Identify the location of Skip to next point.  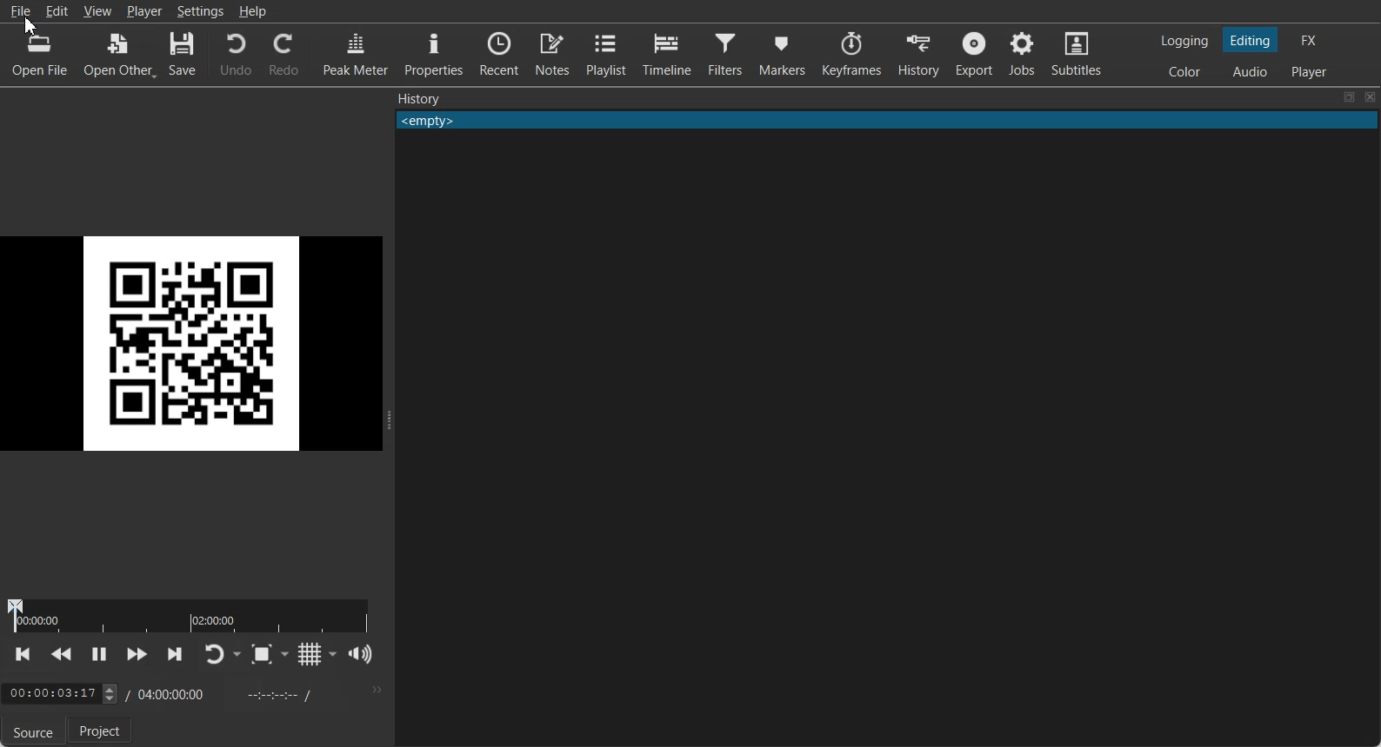
(176, 655).